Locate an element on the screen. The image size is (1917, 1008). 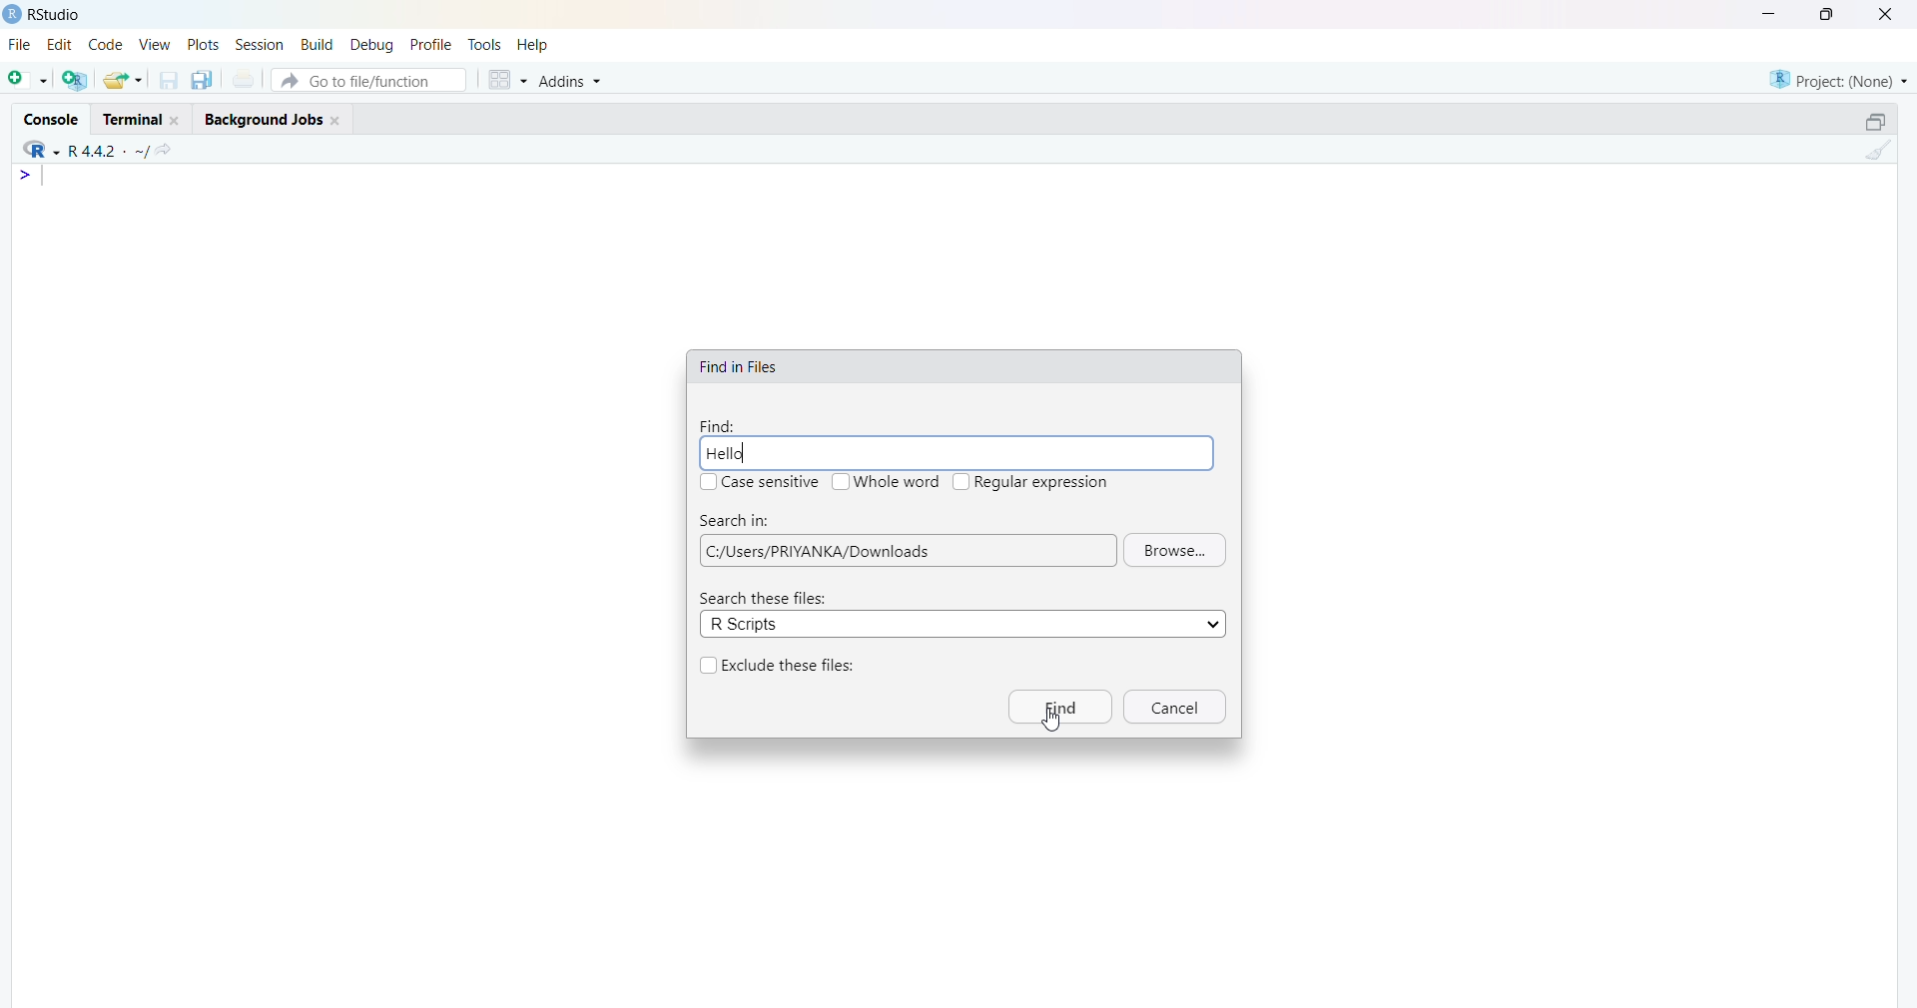
Help is located at coordinates (533, 45).